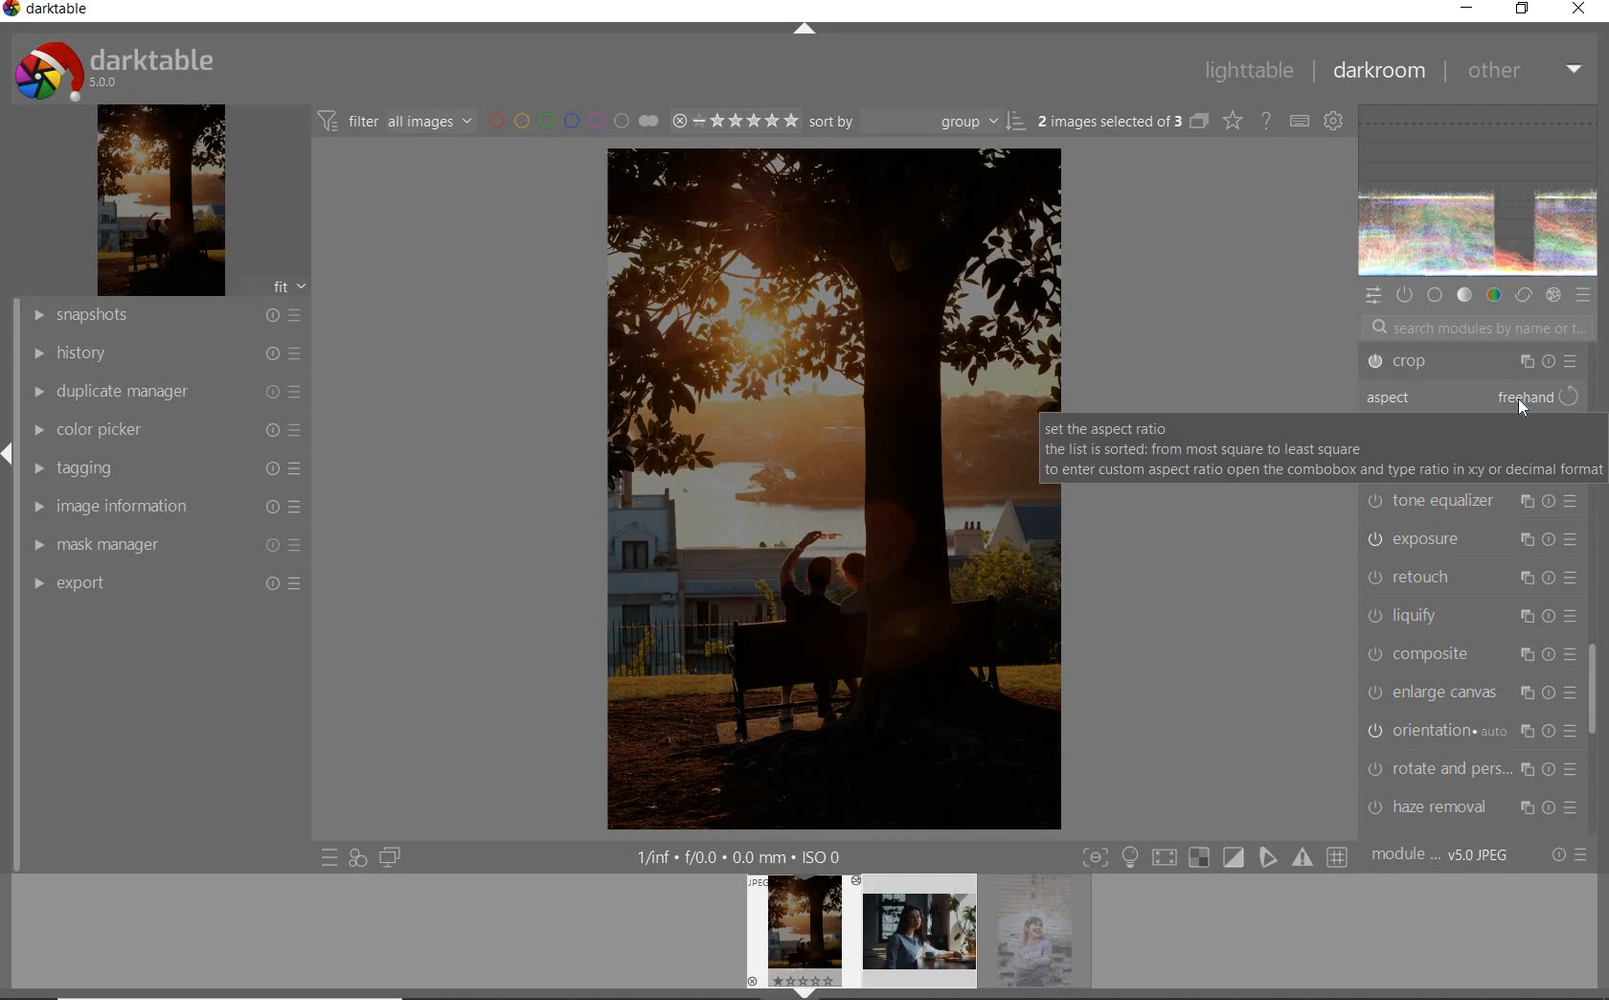 Image resolution: width=1609 pixels, height=1000 pixels. What do you see at coordinates (1523, 412) in the screenshot?
I see `cursor` at bounding box center [1523, 412].